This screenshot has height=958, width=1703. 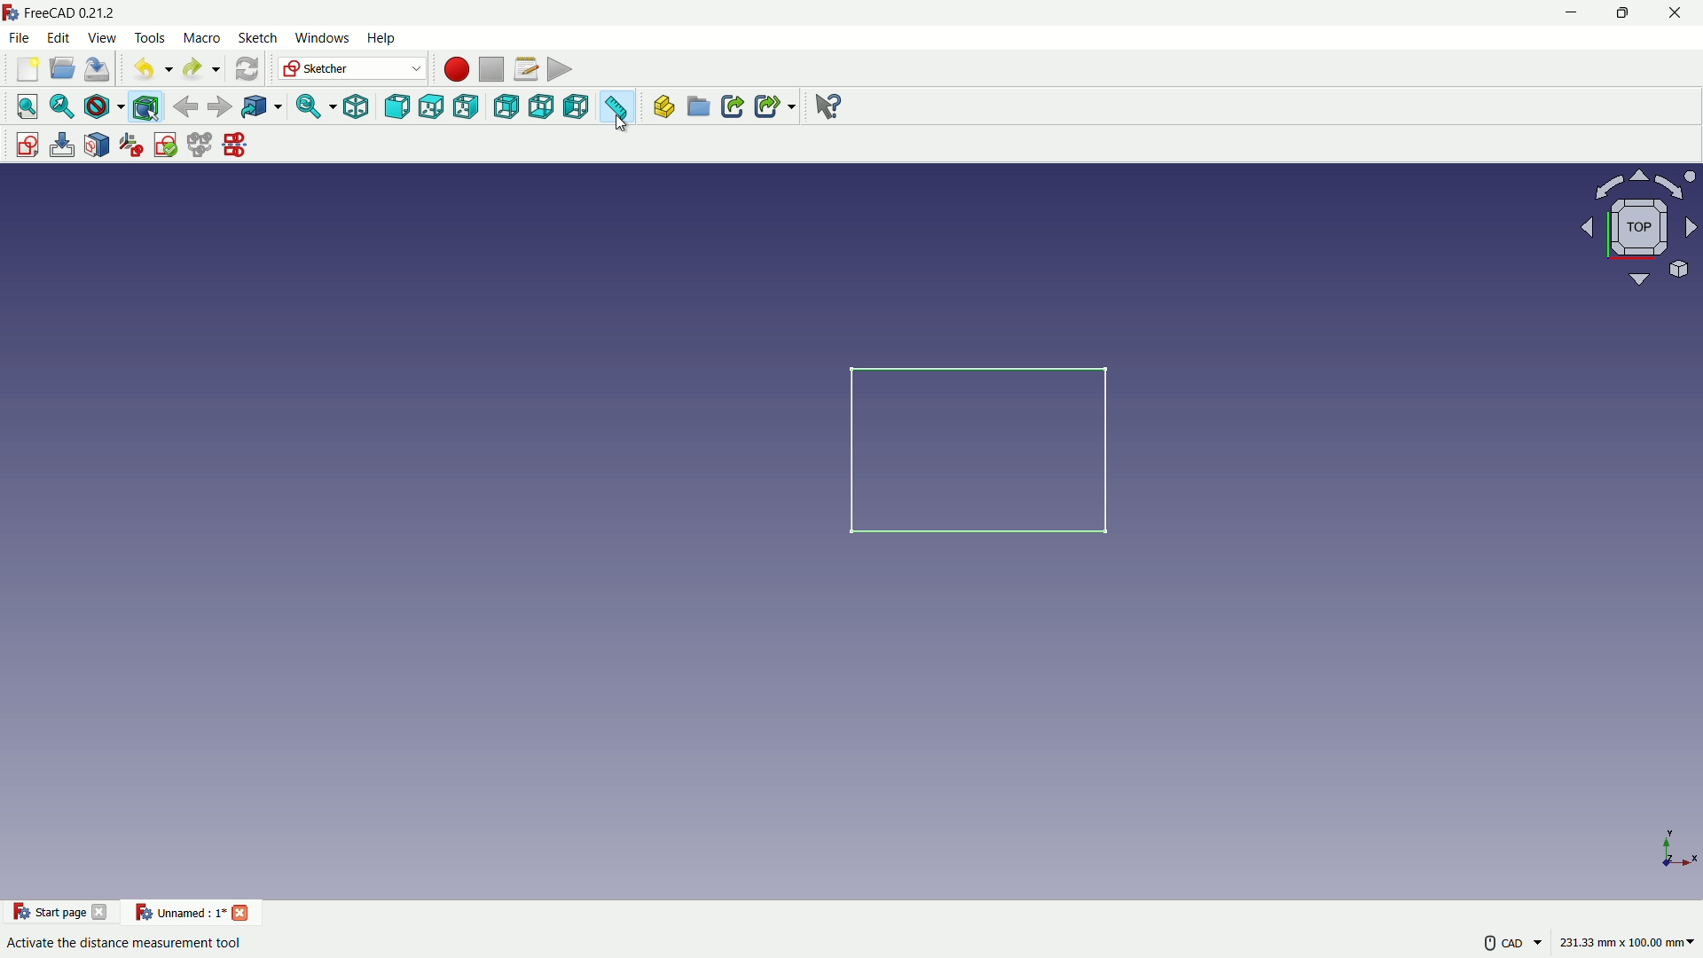 What do you see at coordinates (22, 143) in the screenshot?
I see `create sketch` at bounding box center [22, 143].